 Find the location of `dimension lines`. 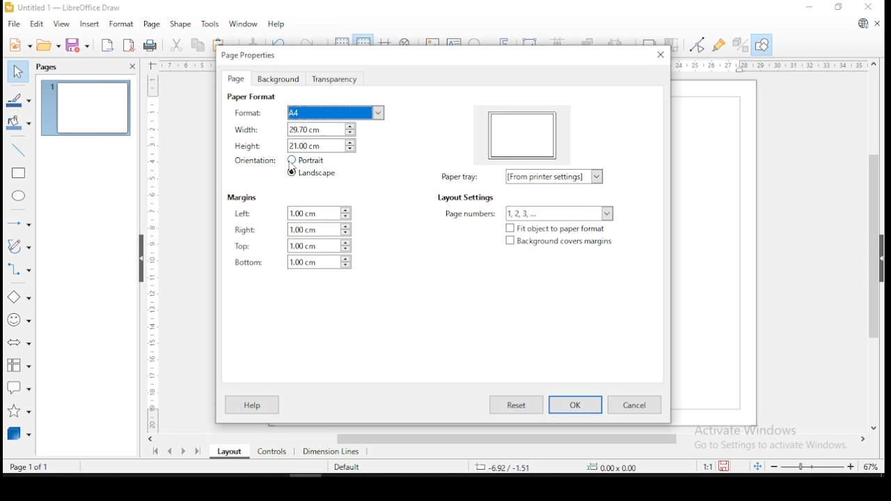

dimension lines is located at coordinates (334, 452).